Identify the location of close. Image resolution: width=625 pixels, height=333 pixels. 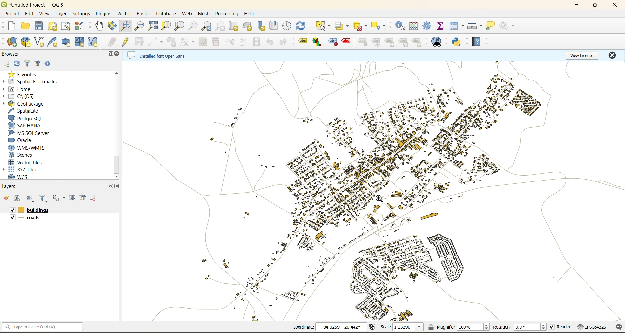
(614, 5).